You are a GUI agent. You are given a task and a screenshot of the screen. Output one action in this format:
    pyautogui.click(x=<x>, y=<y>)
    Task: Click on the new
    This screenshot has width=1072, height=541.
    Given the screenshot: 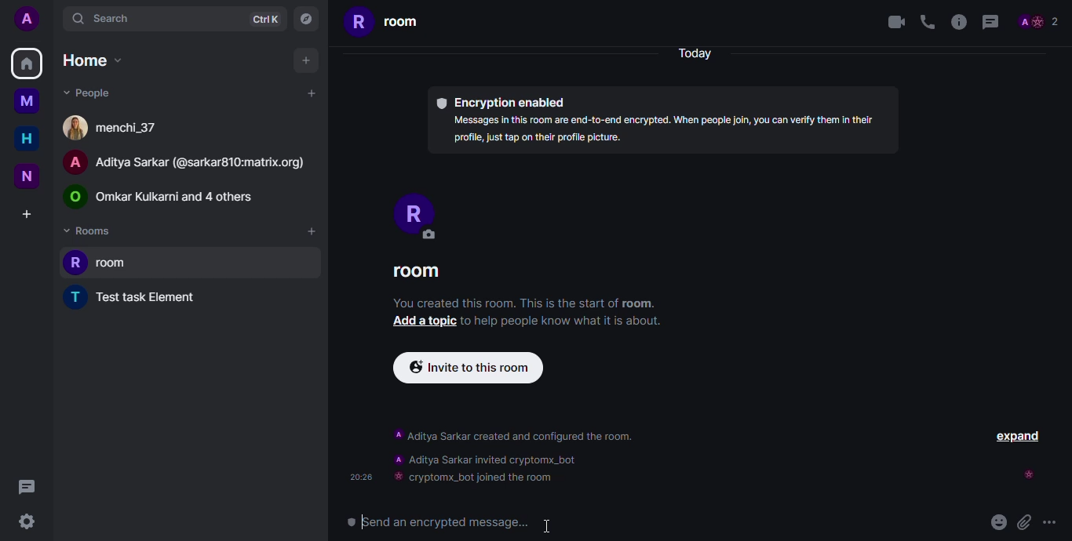 What is the action you would take?
    pyautogui.click(x=27, y=175)
    